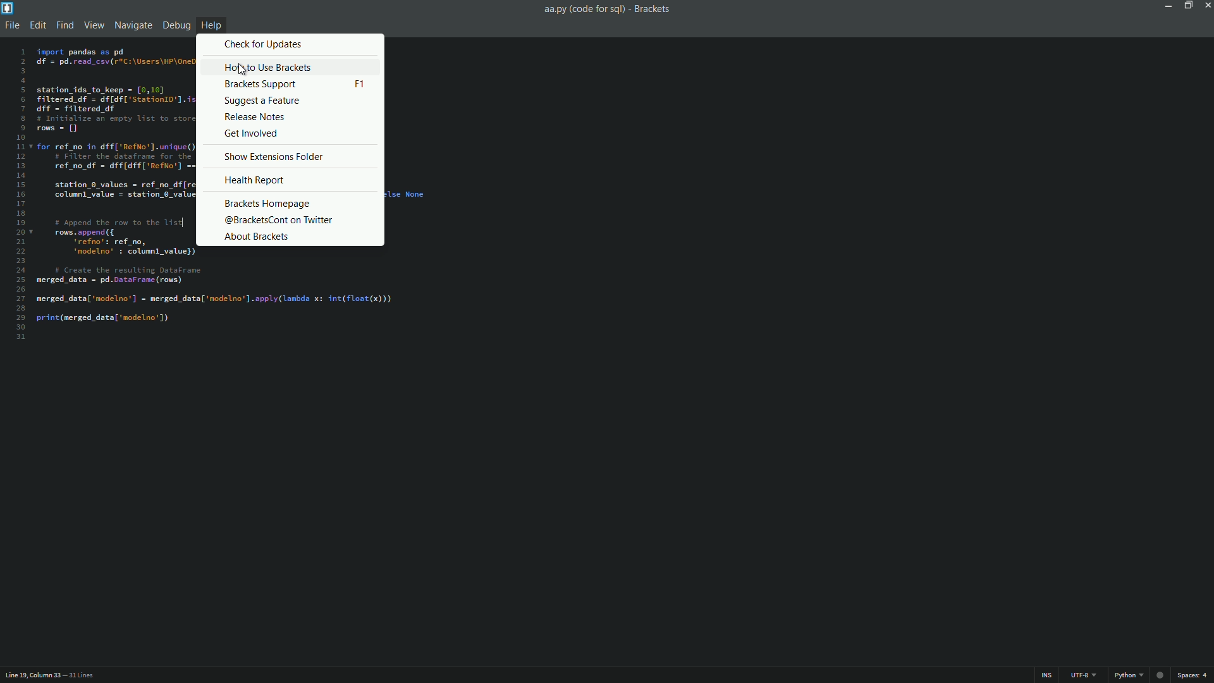 The width and height of the screenshot is (1214, 683). What do you see at coordinates (271, 157) in the screenshot?
I see `show extensions folder` at bounding box center [271, 157].